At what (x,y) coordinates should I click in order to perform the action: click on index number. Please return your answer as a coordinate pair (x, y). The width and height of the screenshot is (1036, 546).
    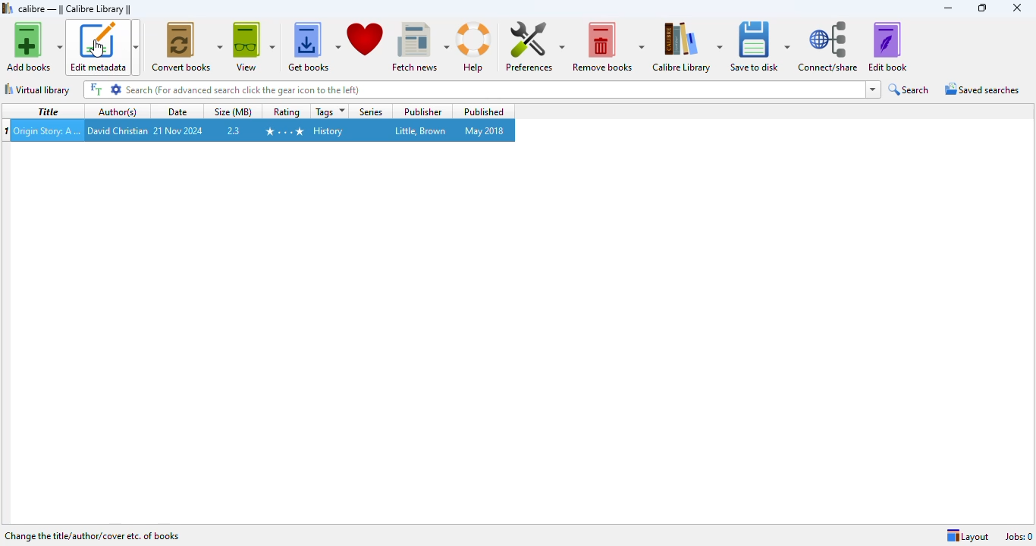
    Looking at the image, I should click on (7, 130).